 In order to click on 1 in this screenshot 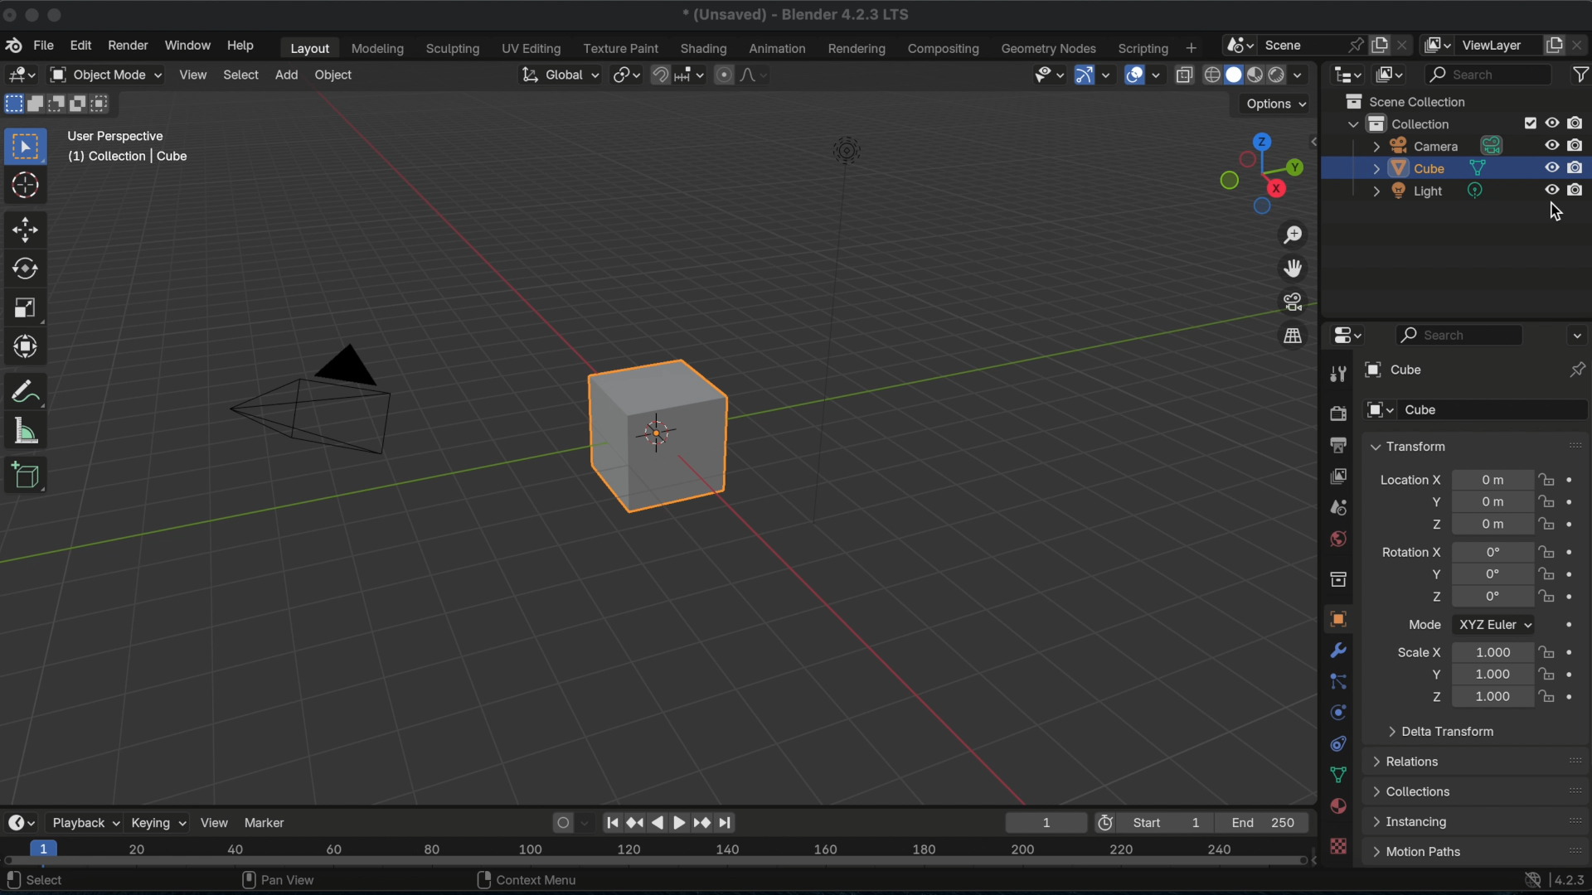, I will do `click(1044, 822)`.